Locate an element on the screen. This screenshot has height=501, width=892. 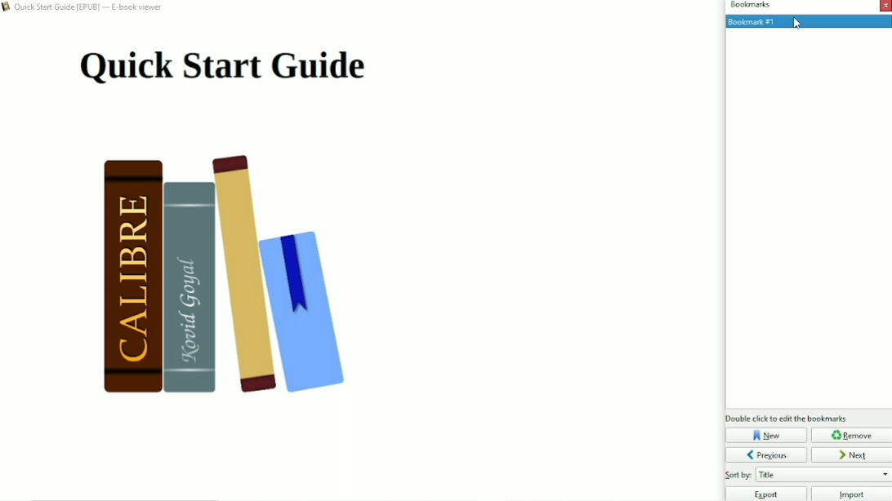
 is located at coordinates (739, 476).